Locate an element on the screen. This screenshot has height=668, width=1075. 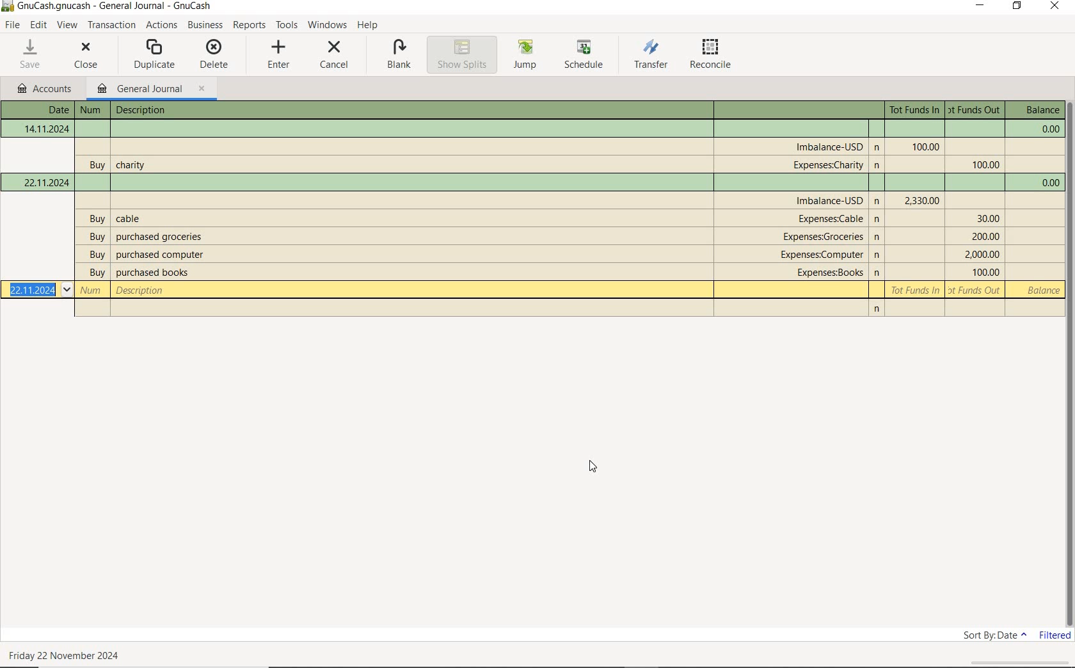
EDIT is located at coordinates (40, 26).